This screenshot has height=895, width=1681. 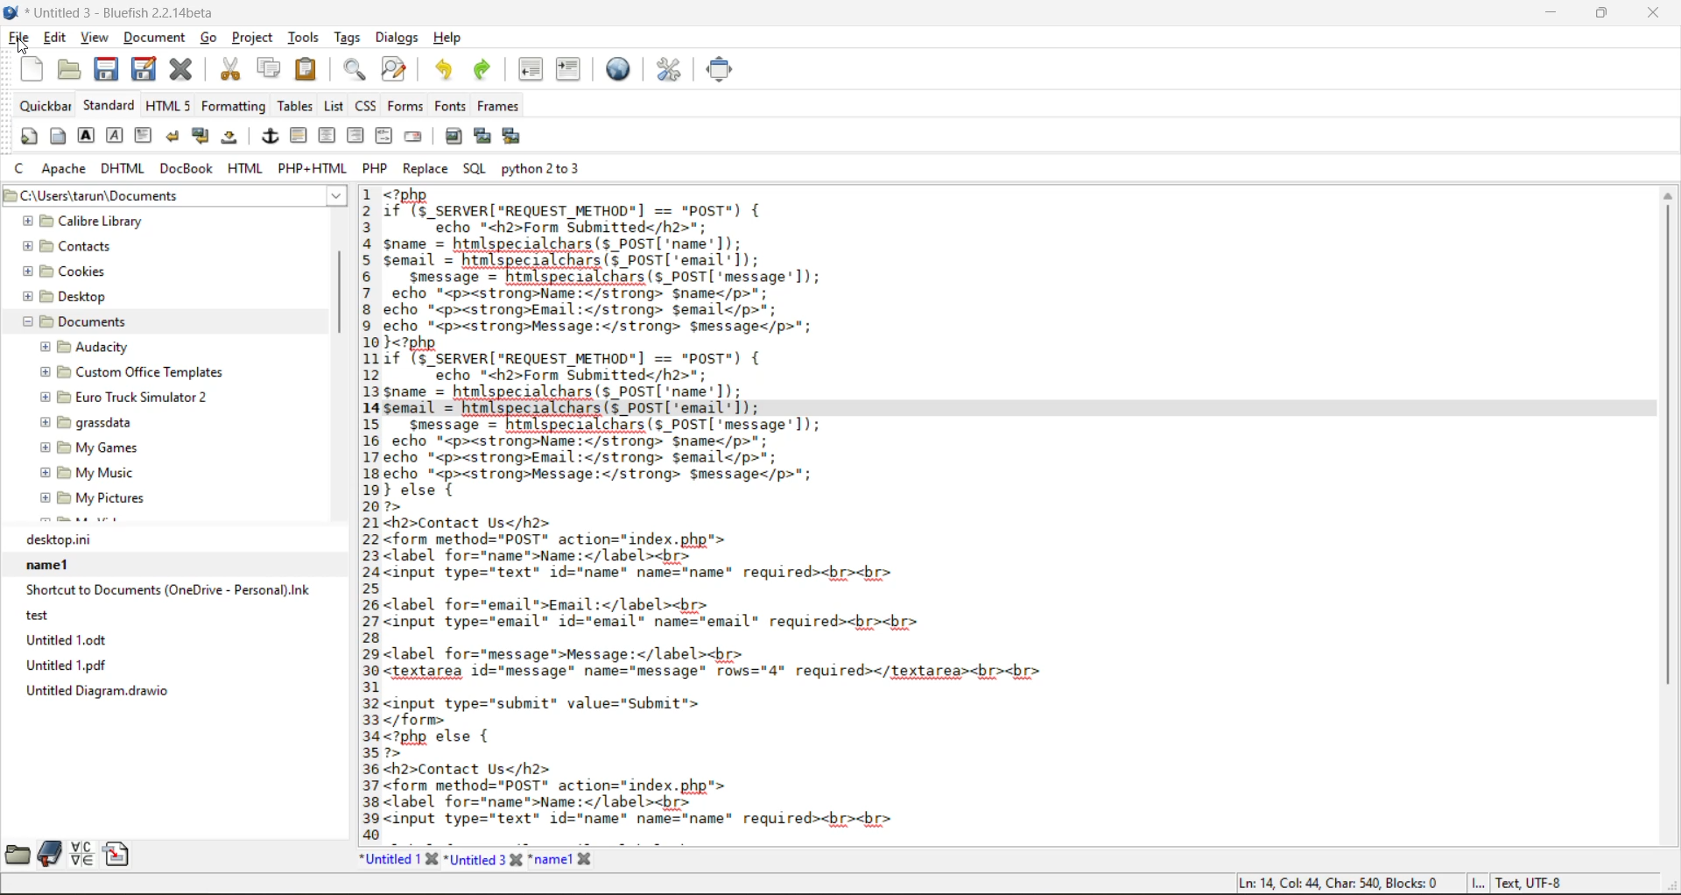 I want to click on php + html, so click(x=313, y=171).